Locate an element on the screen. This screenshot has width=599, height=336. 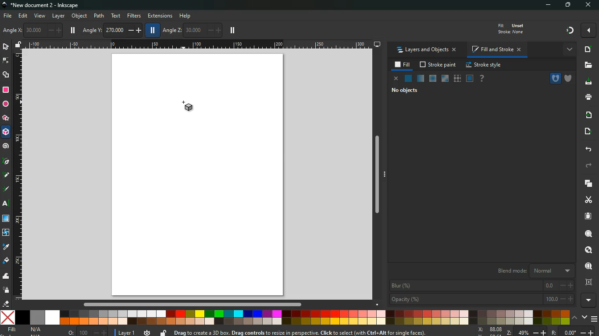
filters is located at coordinates (134, 15).